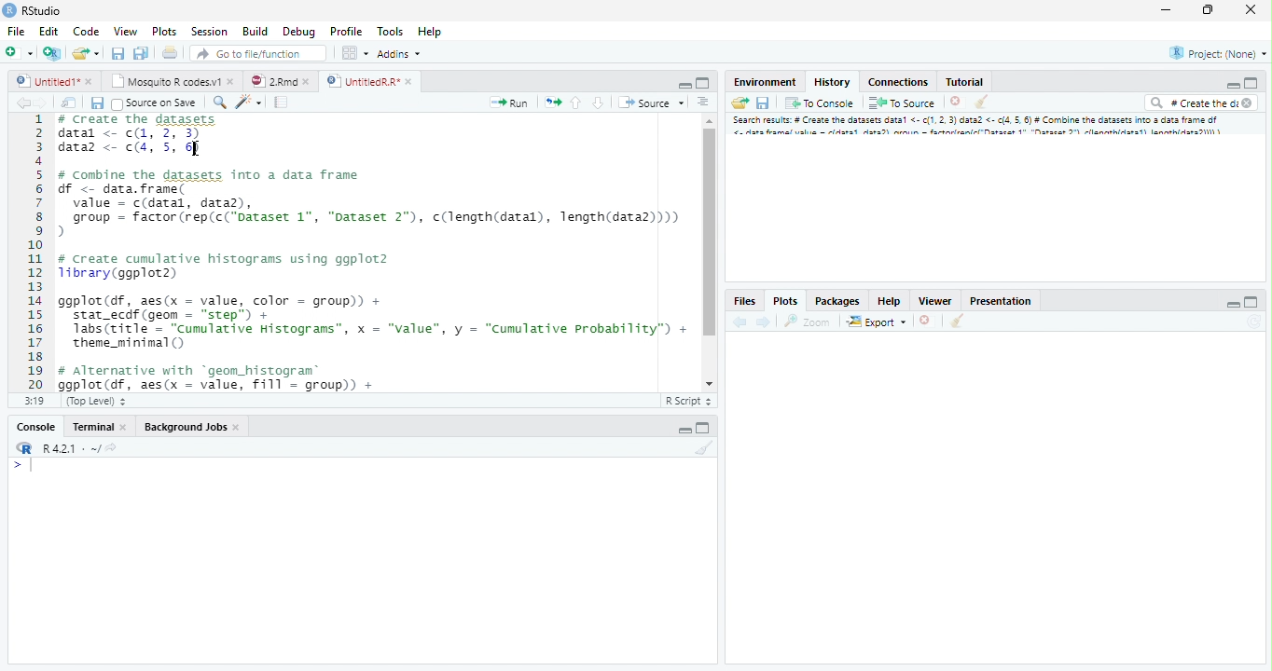  I want to click on Clear Console, so click(709, 450).